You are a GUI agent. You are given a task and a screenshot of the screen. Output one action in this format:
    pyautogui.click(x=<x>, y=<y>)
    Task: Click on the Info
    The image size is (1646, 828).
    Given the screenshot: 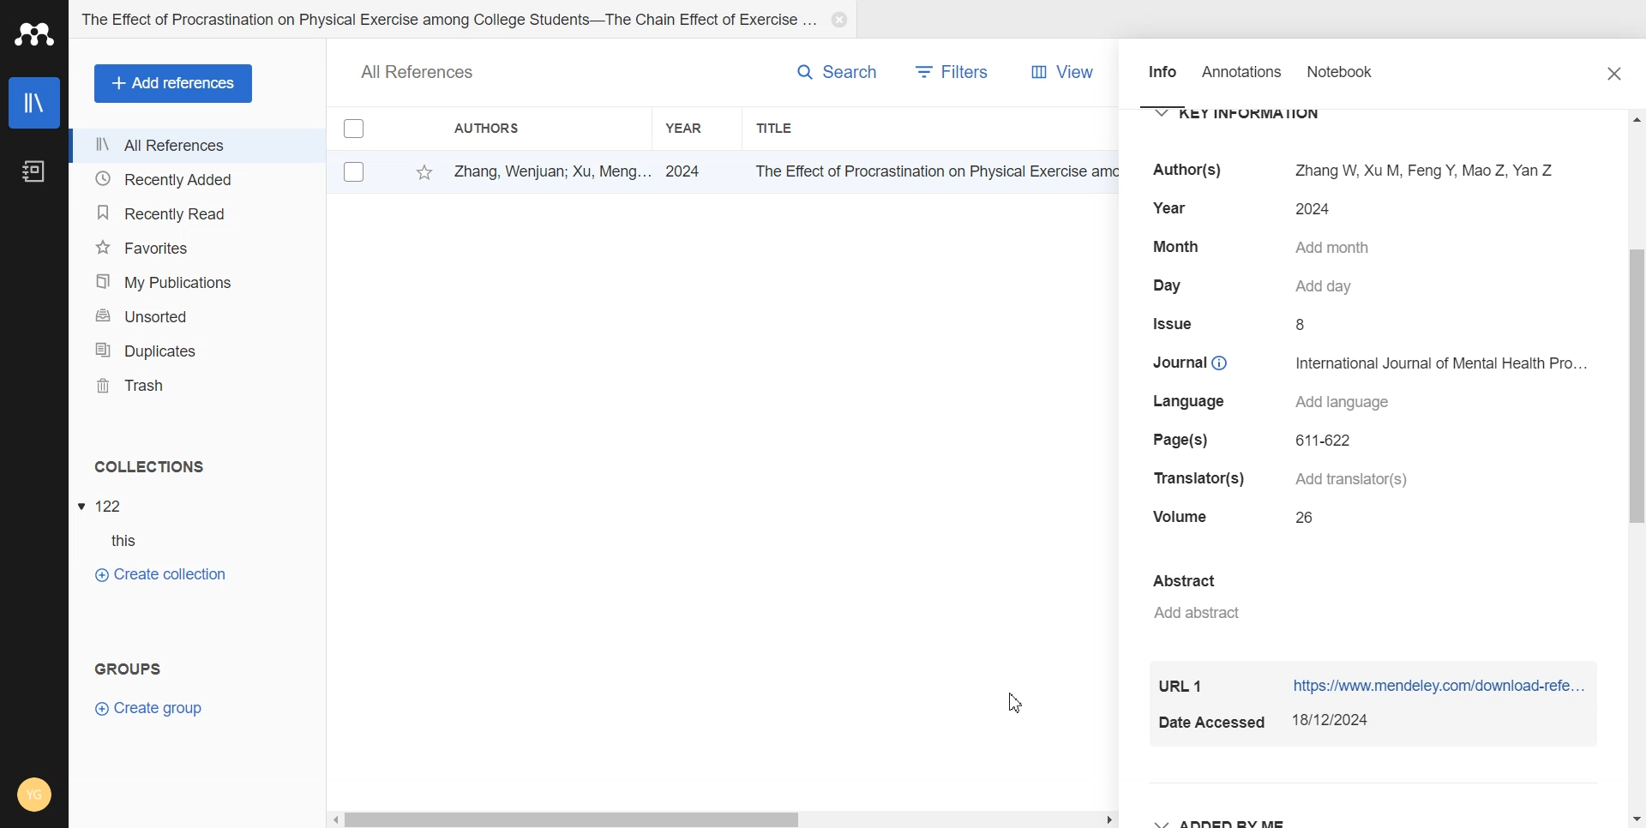 What is the action you would take?
    pyautogui.click(x=1161, y=79)
    